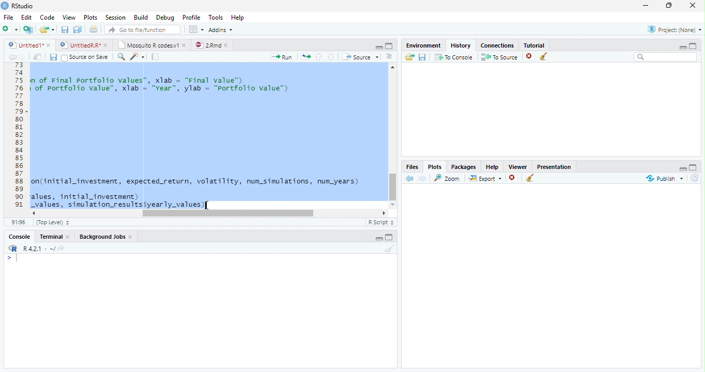 The height and width of the screenshot is (372, 705). Describe the element at coordinates (391, 237) in the screenshot. I see `Full Height` at that location.